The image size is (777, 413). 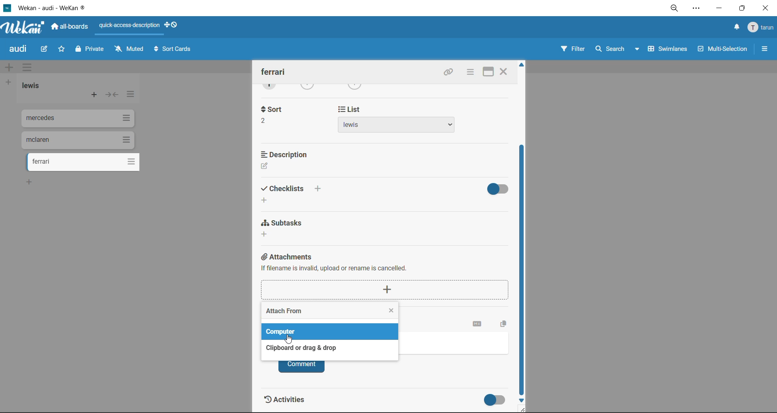 I want to click on list, so click(x=396, y=122).